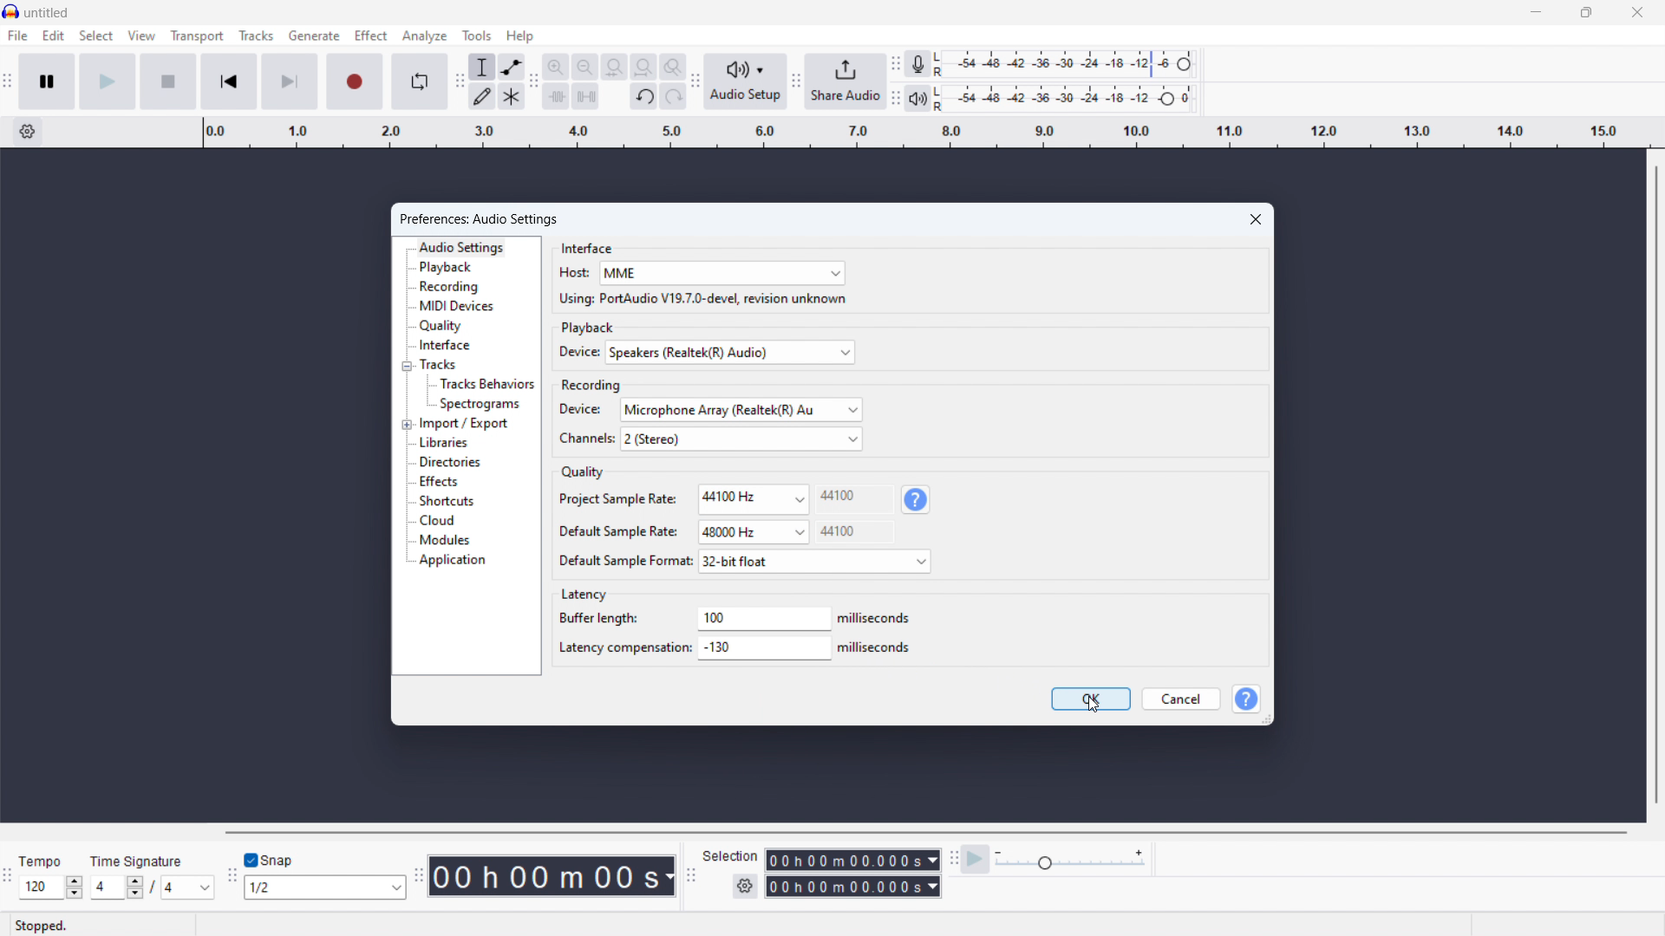 Image resolution: width=1665 pixels, height=936 pixels. Describe the element at coordinates (585, 68) in the screenshot. I see `zoom out` at that location.